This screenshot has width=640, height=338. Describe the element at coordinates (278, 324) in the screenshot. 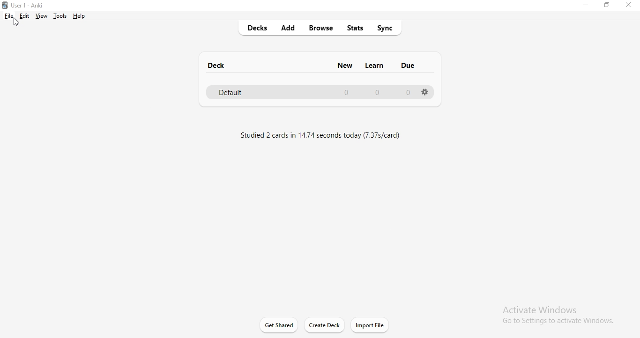

I see `get started` at that location.